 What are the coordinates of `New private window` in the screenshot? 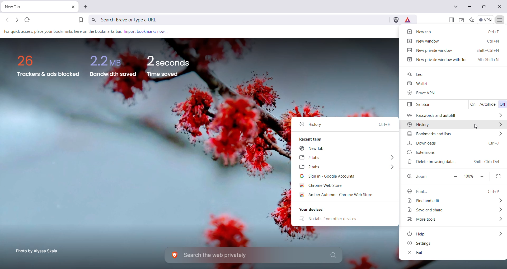 It's located at (454, 50).